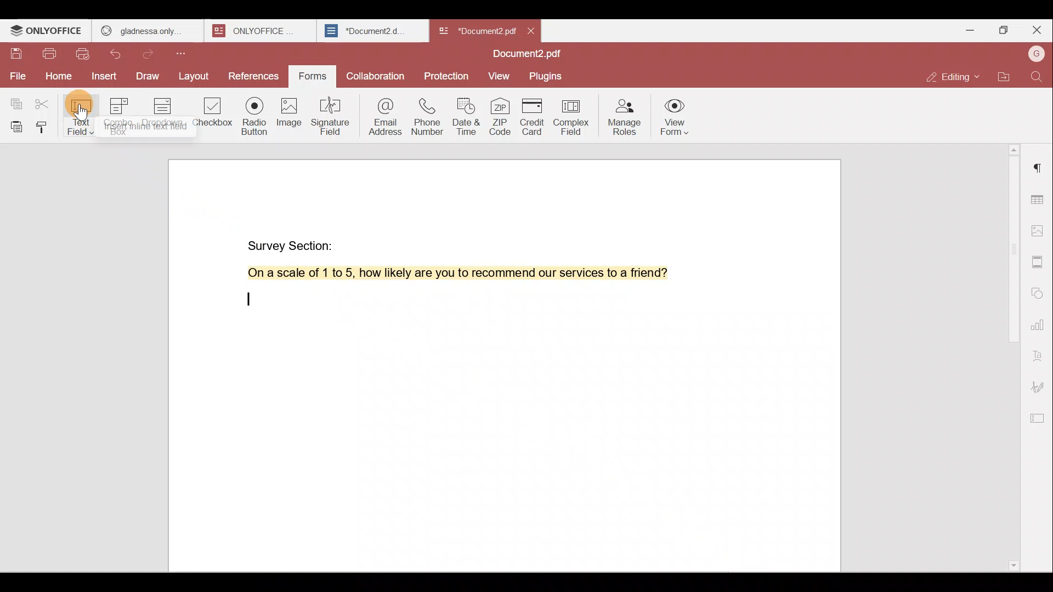 The width and height of the screenshot is (1053, 592). What do you see at coordinates (1040, 416) in the screenshot?
I see `Form settings` at bounding box center [1040, 416].